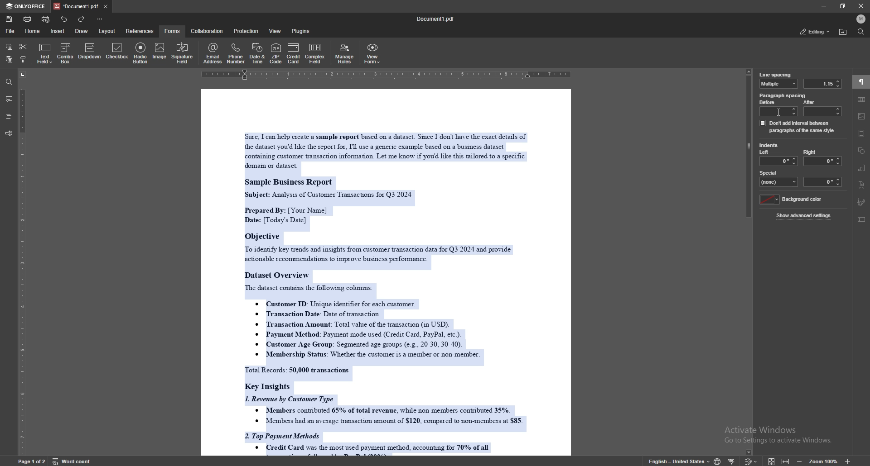 The height and width of the screenshot is (466, 870). What do you see at coordinates (159, 52) in the screenshot?
I see `image` at bounding box center [159, 52].